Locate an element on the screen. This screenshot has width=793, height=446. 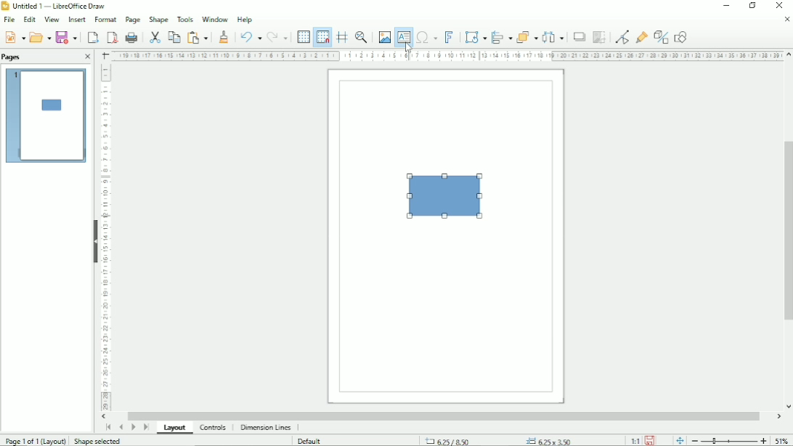
Horizontal scale is located at coordinates (448, 56).